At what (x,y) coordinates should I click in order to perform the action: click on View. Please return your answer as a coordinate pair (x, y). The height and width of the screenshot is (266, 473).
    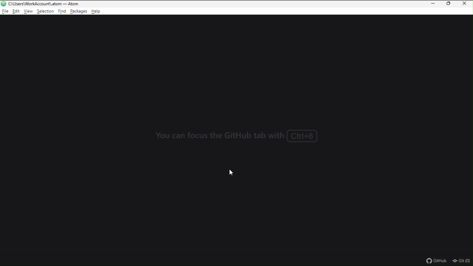
    Looking at the image, I should click on (29, 11).